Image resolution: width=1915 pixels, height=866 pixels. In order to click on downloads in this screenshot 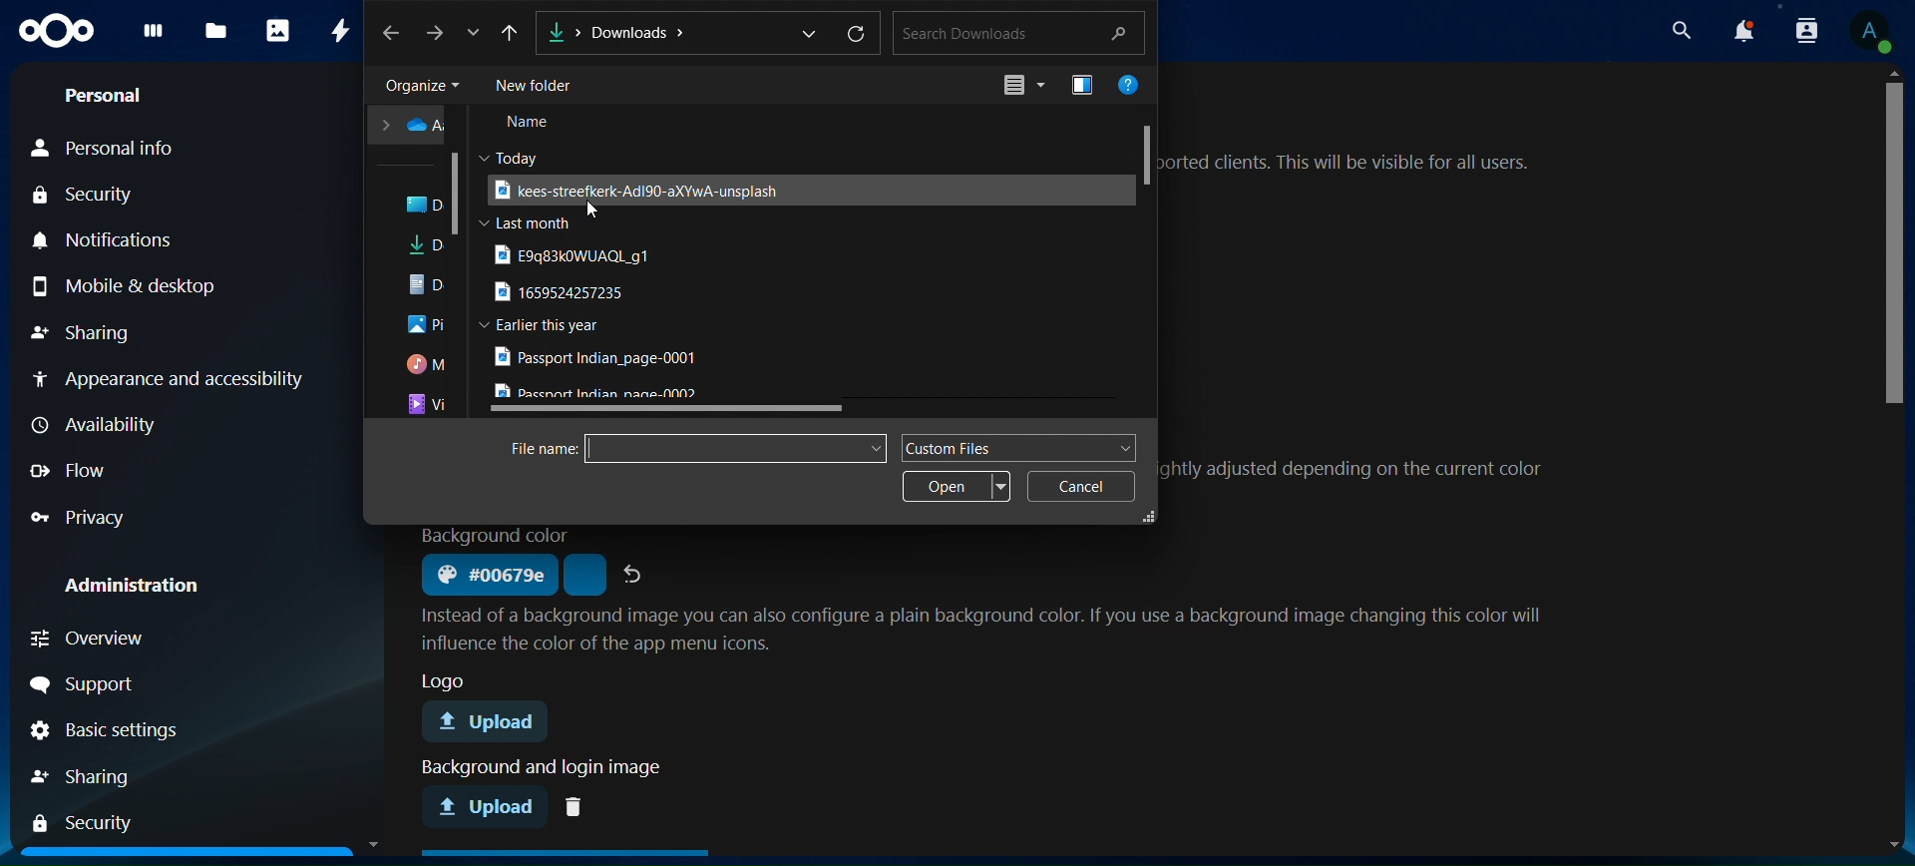, I will do `click(429, 248)`.